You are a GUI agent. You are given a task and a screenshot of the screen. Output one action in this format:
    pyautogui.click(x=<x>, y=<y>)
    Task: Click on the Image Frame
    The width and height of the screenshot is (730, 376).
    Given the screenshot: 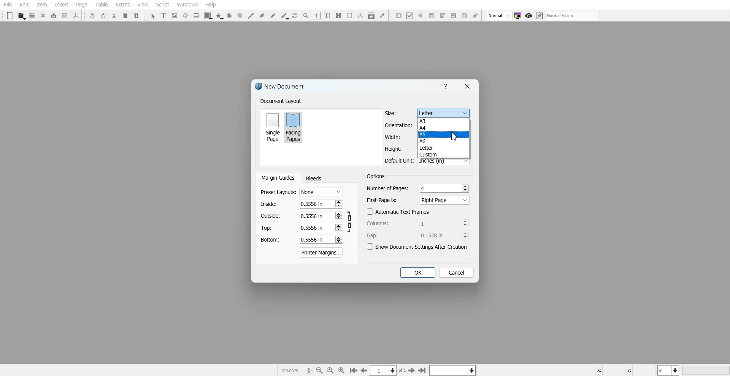 What is the action you would take?
    pyautogui.click(x=175, y=16)
    